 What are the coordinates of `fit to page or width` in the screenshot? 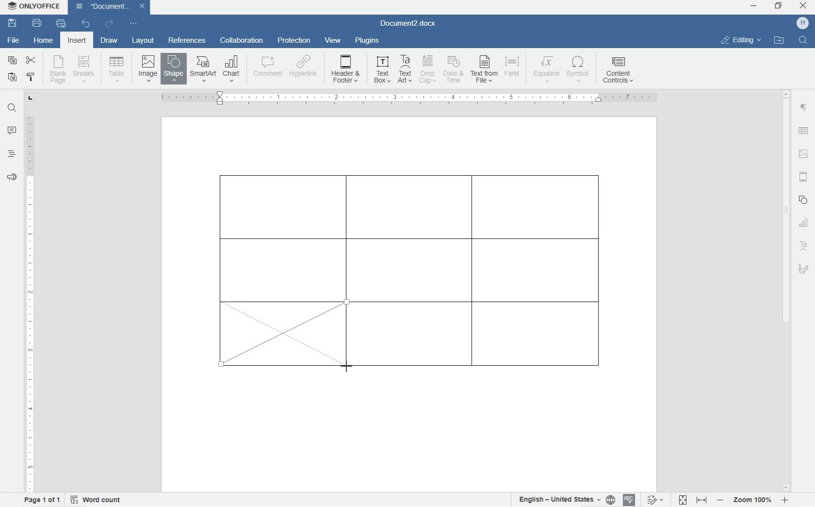 It's located at (693, 499).